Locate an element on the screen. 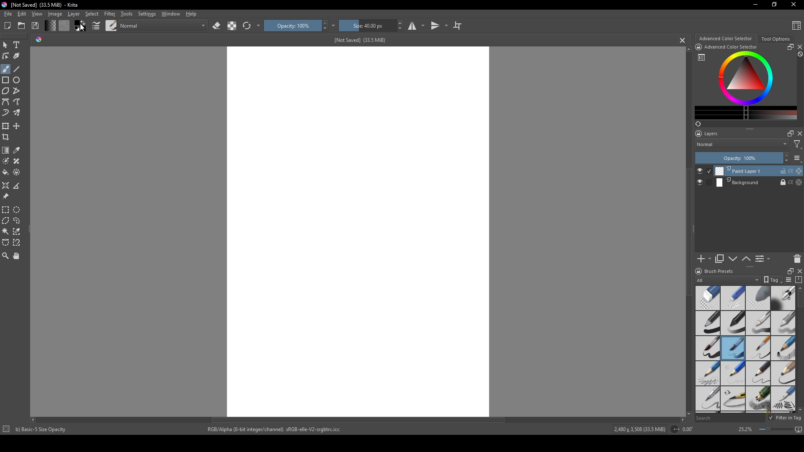 Image resolution: width=804 pixels, height=452 pixels. resize is located at coordinates (789, 270).